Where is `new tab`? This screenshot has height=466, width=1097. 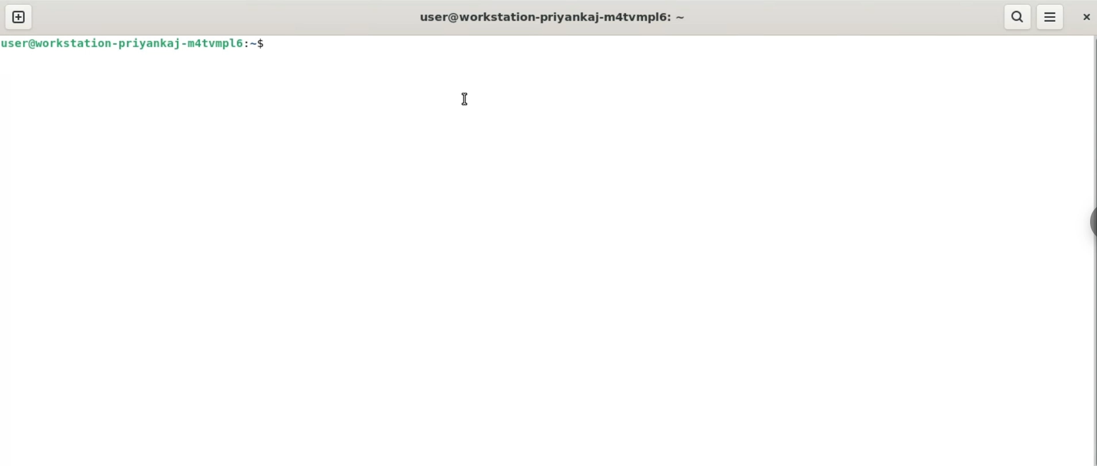
new tab is located at coordinates (20, 16).